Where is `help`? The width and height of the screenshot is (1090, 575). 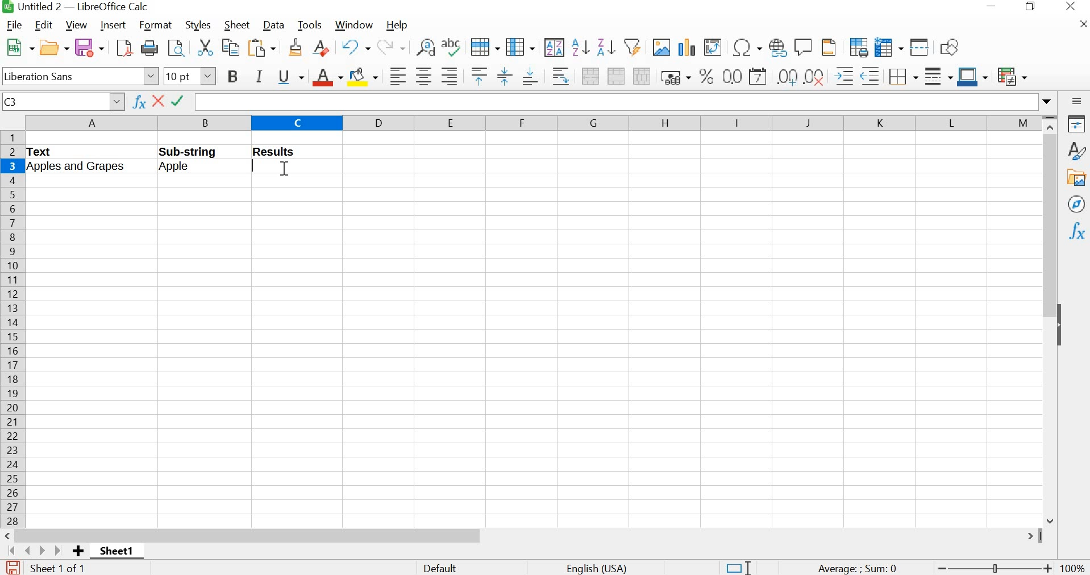 help is located at coordinates (400, 24).